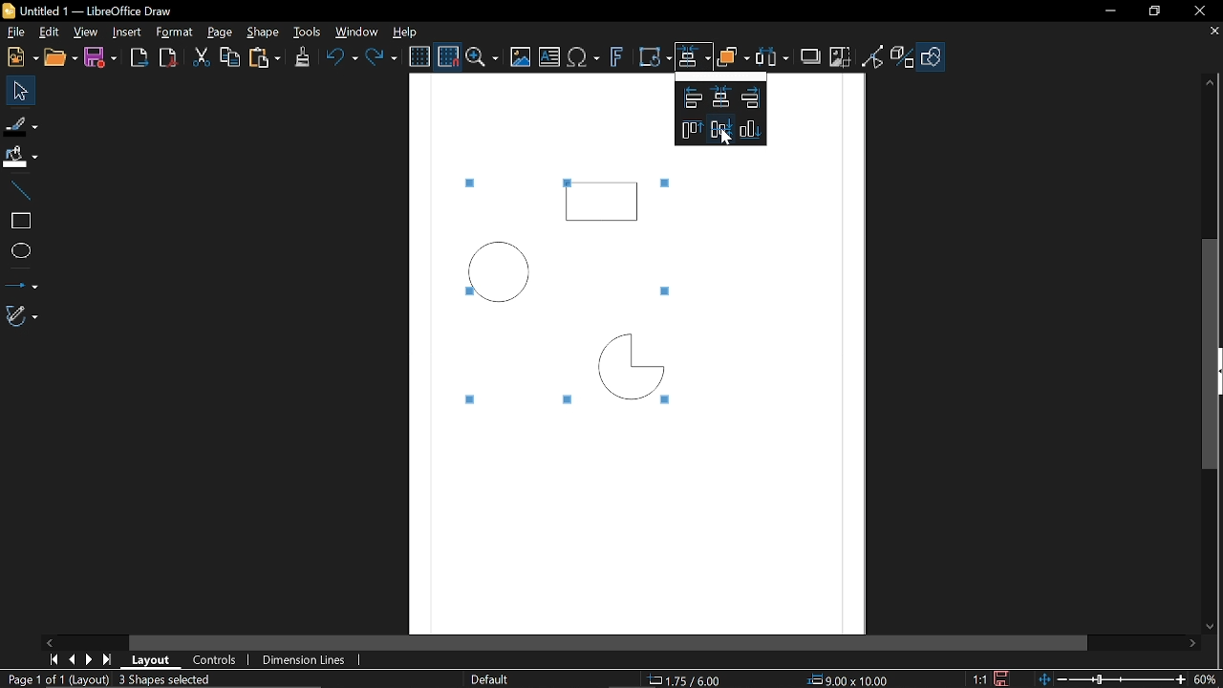 This screenshot has width=1223, height=688. Describe the element at coordinates (1154, 12) in the screenshot. I see `Restore down` at that location.